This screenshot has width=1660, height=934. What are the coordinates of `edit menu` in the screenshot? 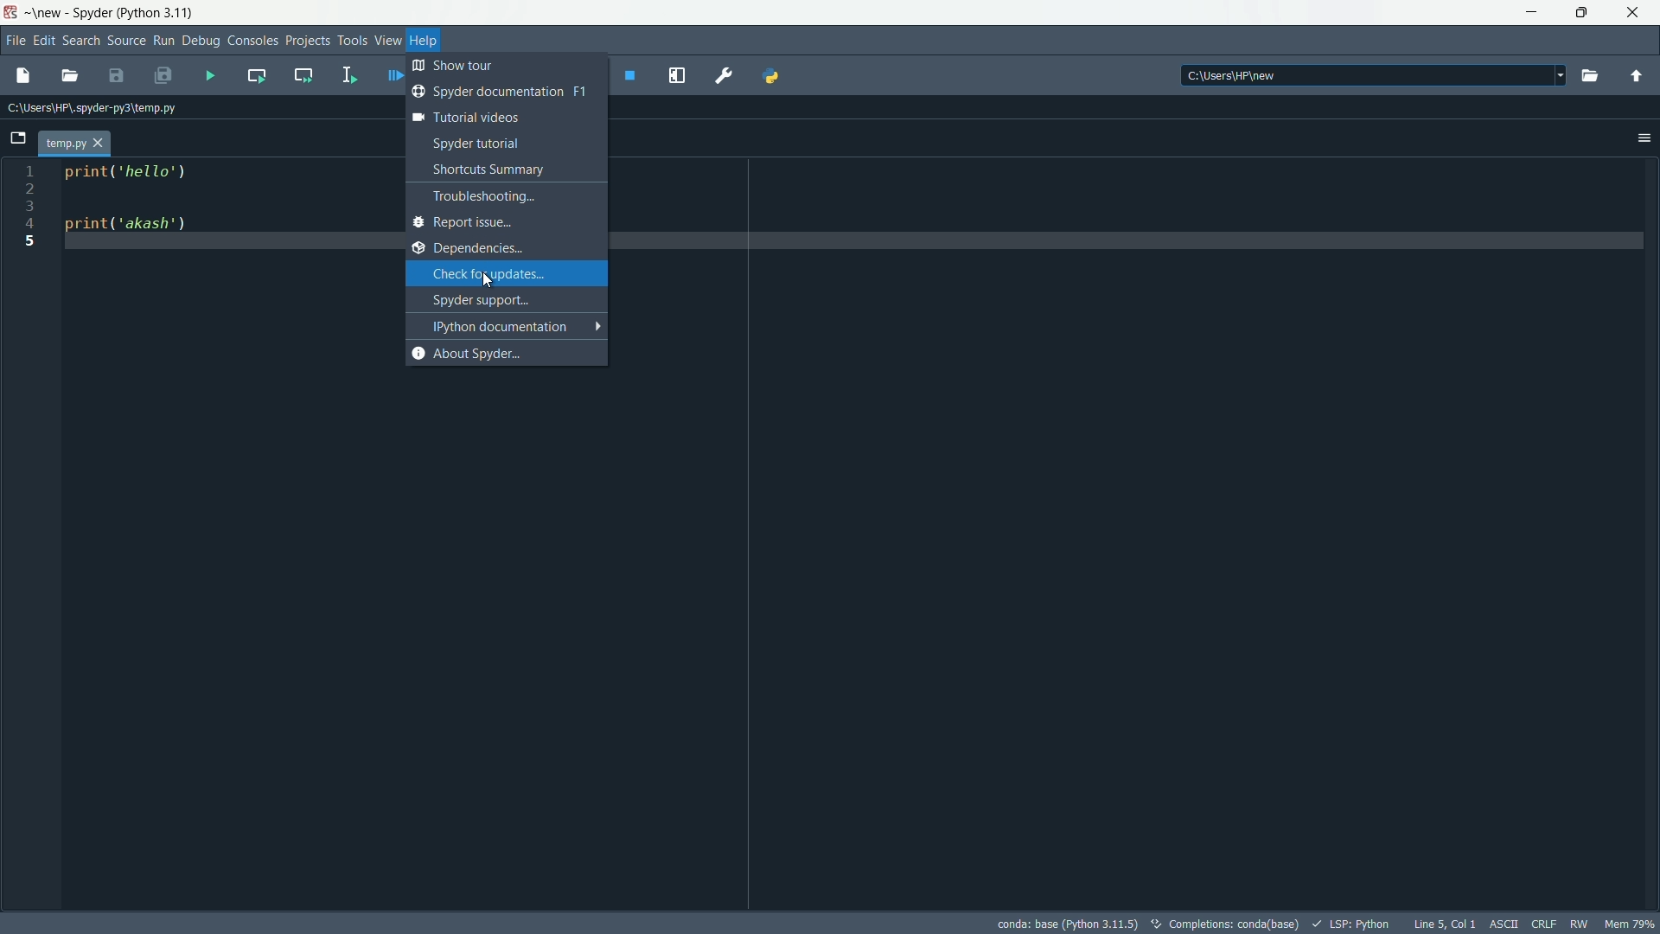 It's located at (45, 40).